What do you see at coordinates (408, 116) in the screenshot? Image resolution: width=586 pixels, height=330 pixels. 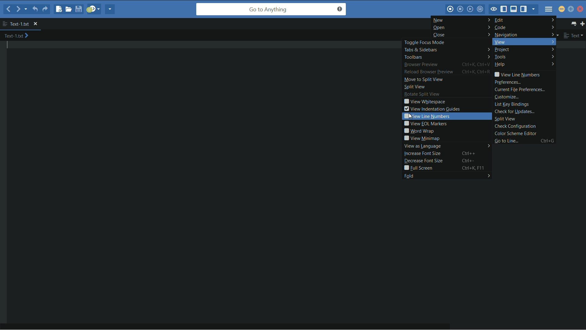 I see `cursor` at bounding box center [408, 116].